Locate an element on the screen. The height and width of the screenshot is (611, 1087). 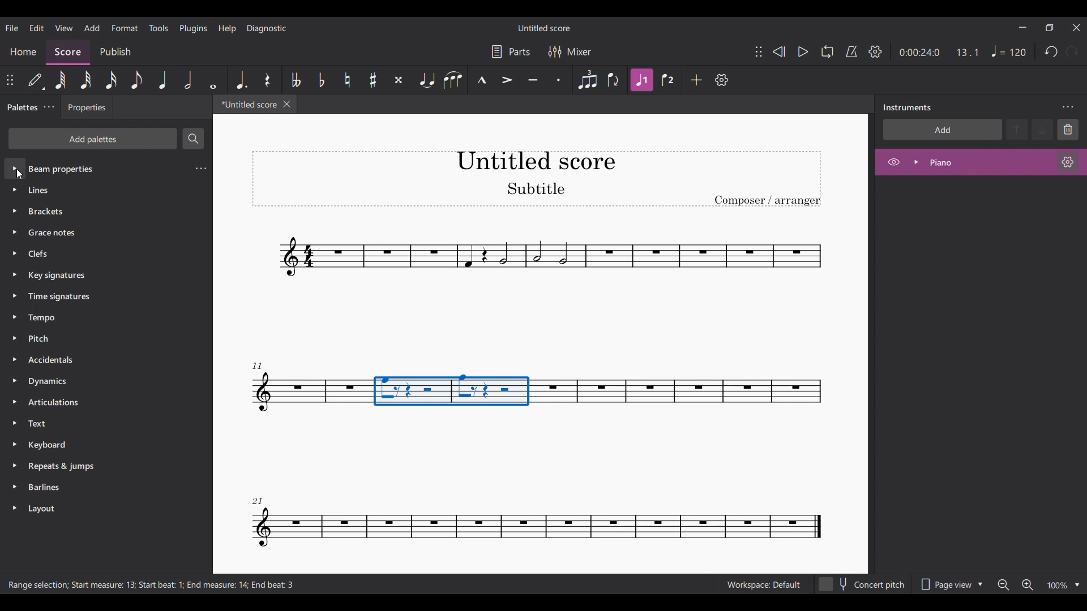
Format menu is located at coordinates (125, 28).